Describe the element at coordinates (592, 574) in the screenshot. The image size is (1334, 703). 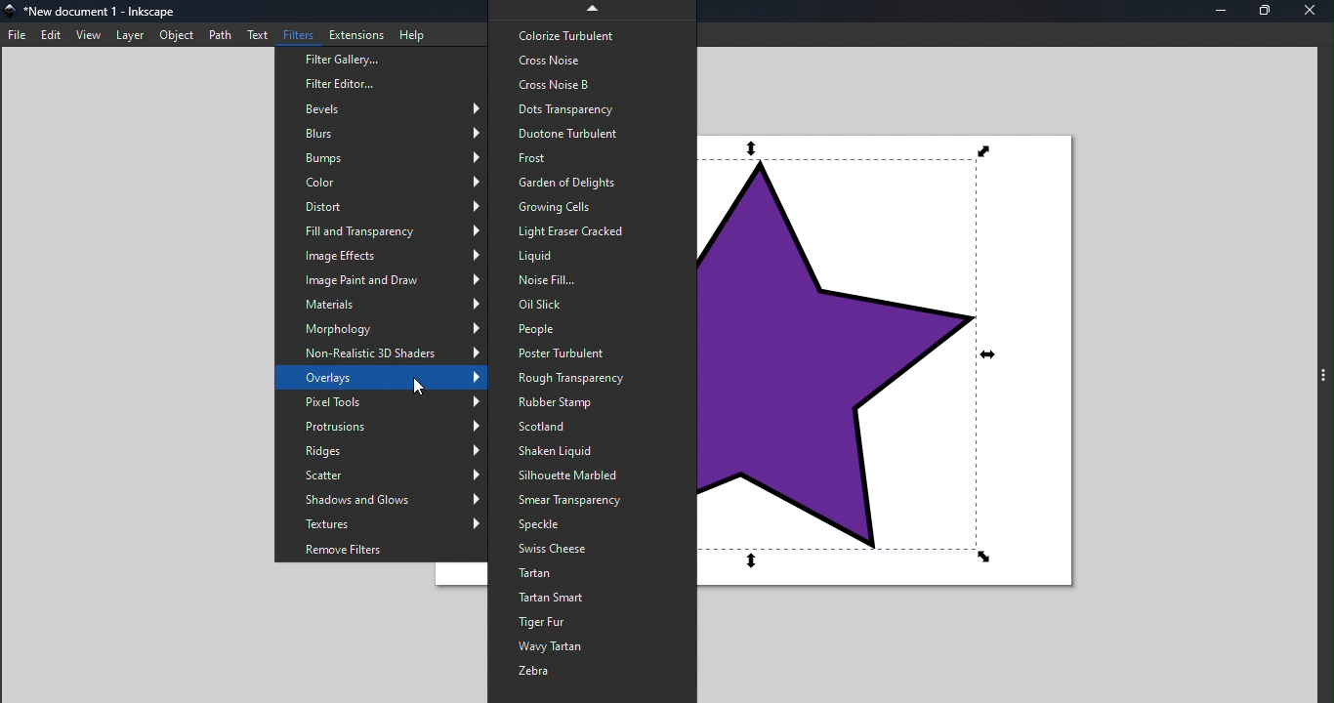
I see `Tartan` at that location.